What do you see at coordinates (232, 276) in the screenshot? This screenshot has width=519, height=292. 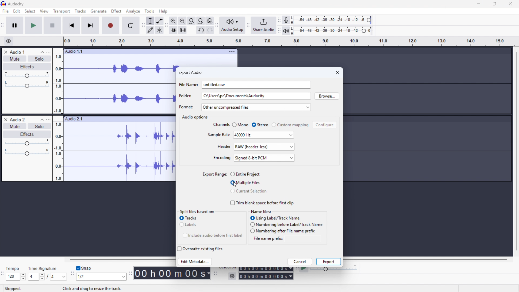 I see `Selection settings` at bounding box center [232, 276].